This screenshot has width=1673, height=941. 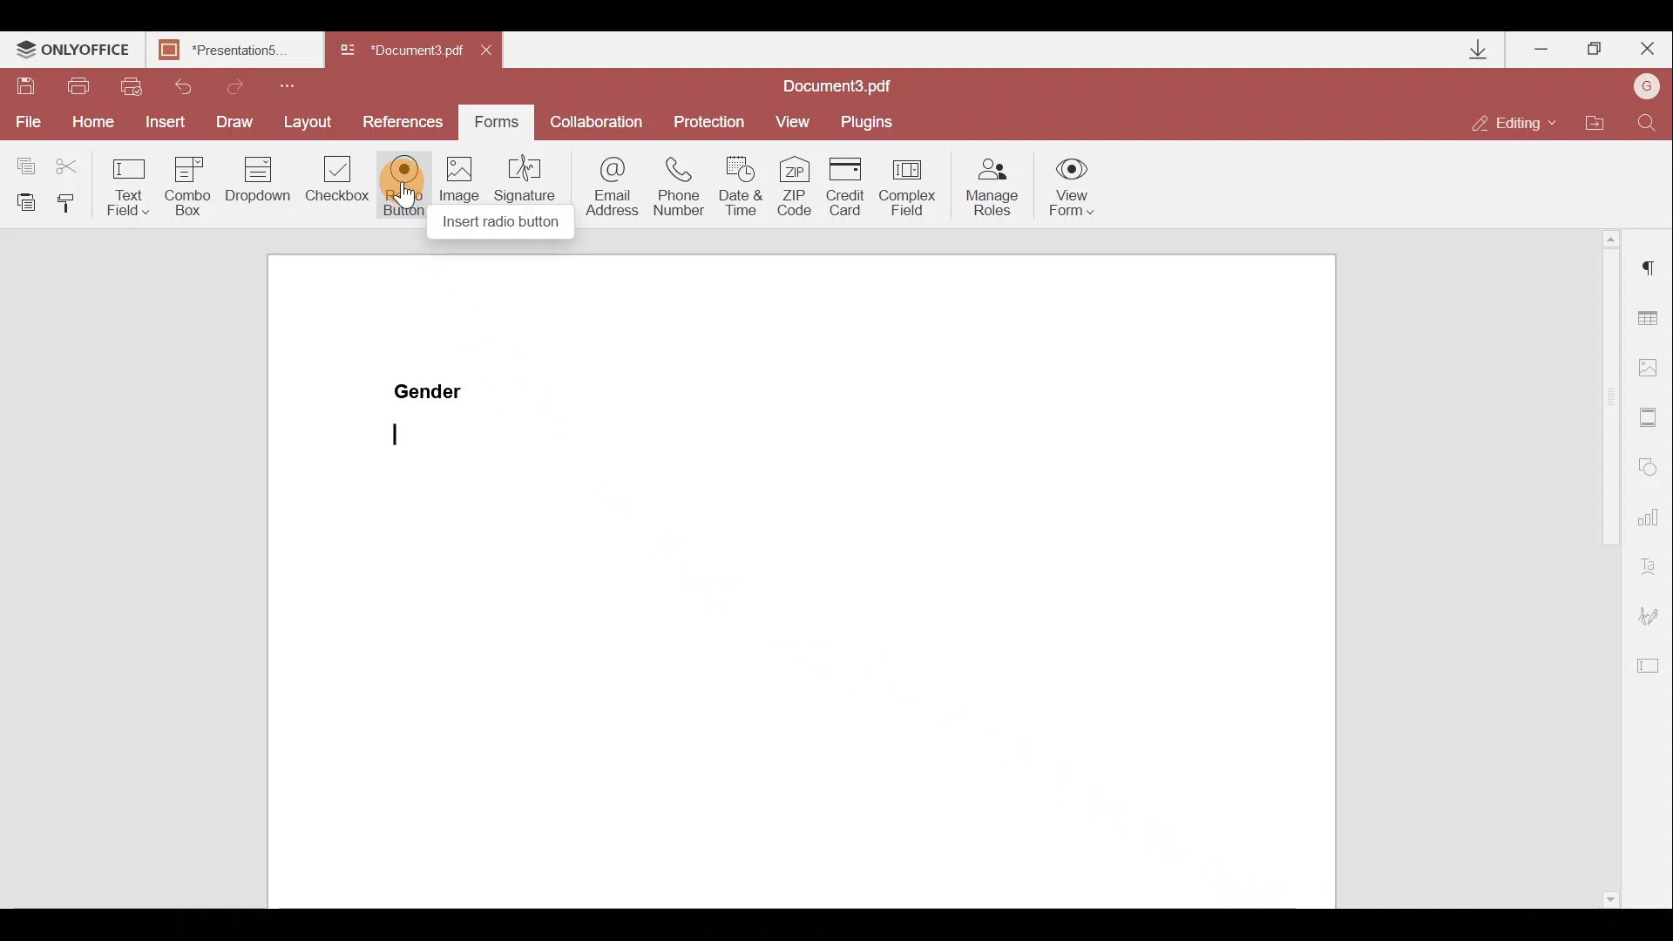 I want to click on Text Art settings, so click(x=1653, y=569).